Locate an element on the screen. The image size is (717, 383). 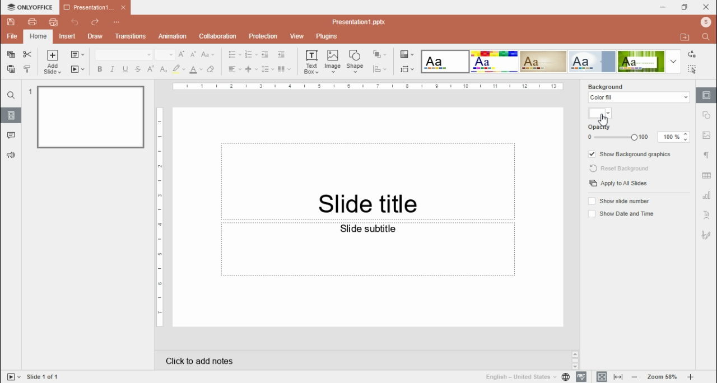
shape is located at coordinates (355, 62).